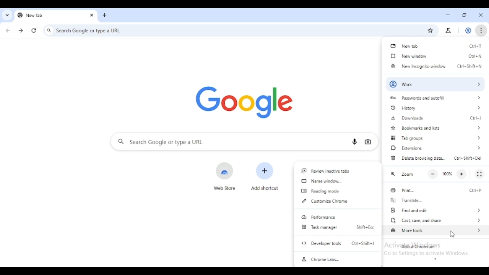 This screenshot has height=275, width=489. Describe the element at coordinates (8, 31) in the screenshot. I see `click to go back` at that location.